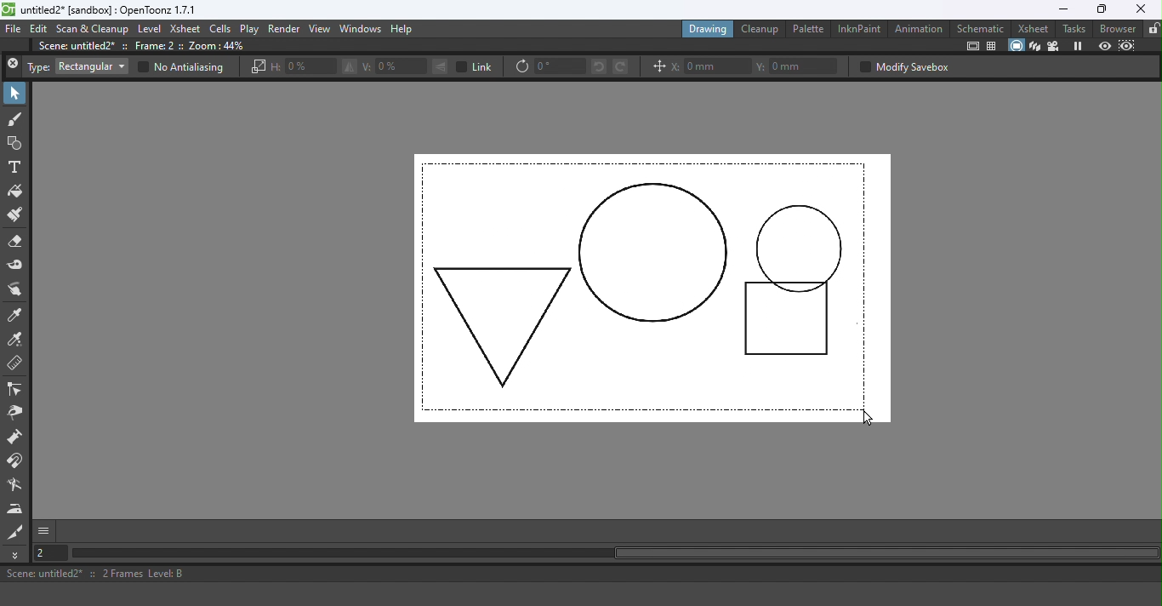 Image resolution: width=1162 pixels, height=606 pixels. I want to click on Rectangular, so click(91, 66).